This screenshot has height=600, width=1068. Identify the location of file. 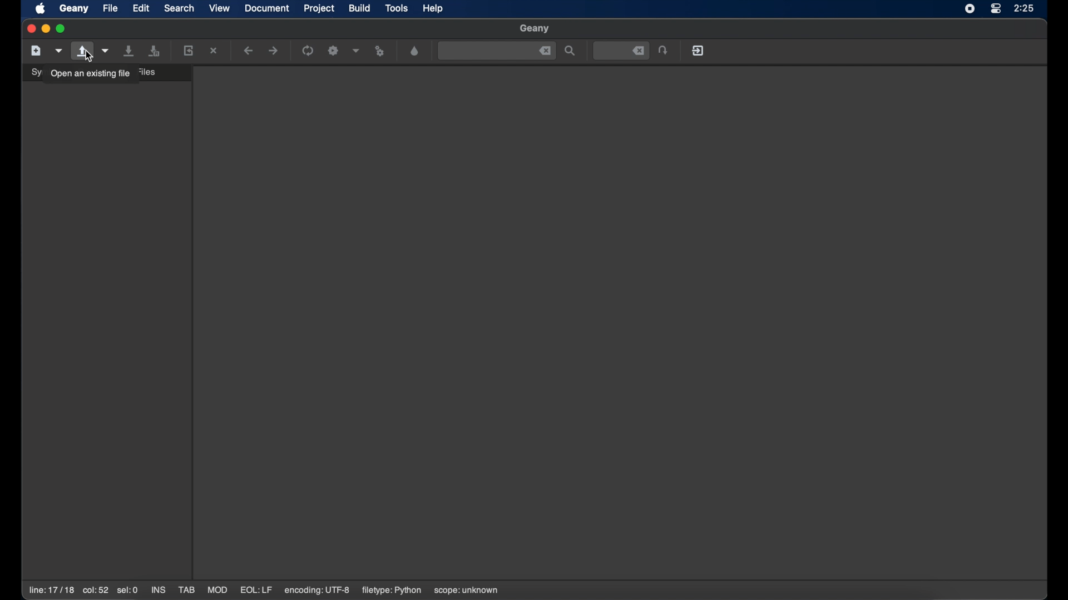
(110, 8).